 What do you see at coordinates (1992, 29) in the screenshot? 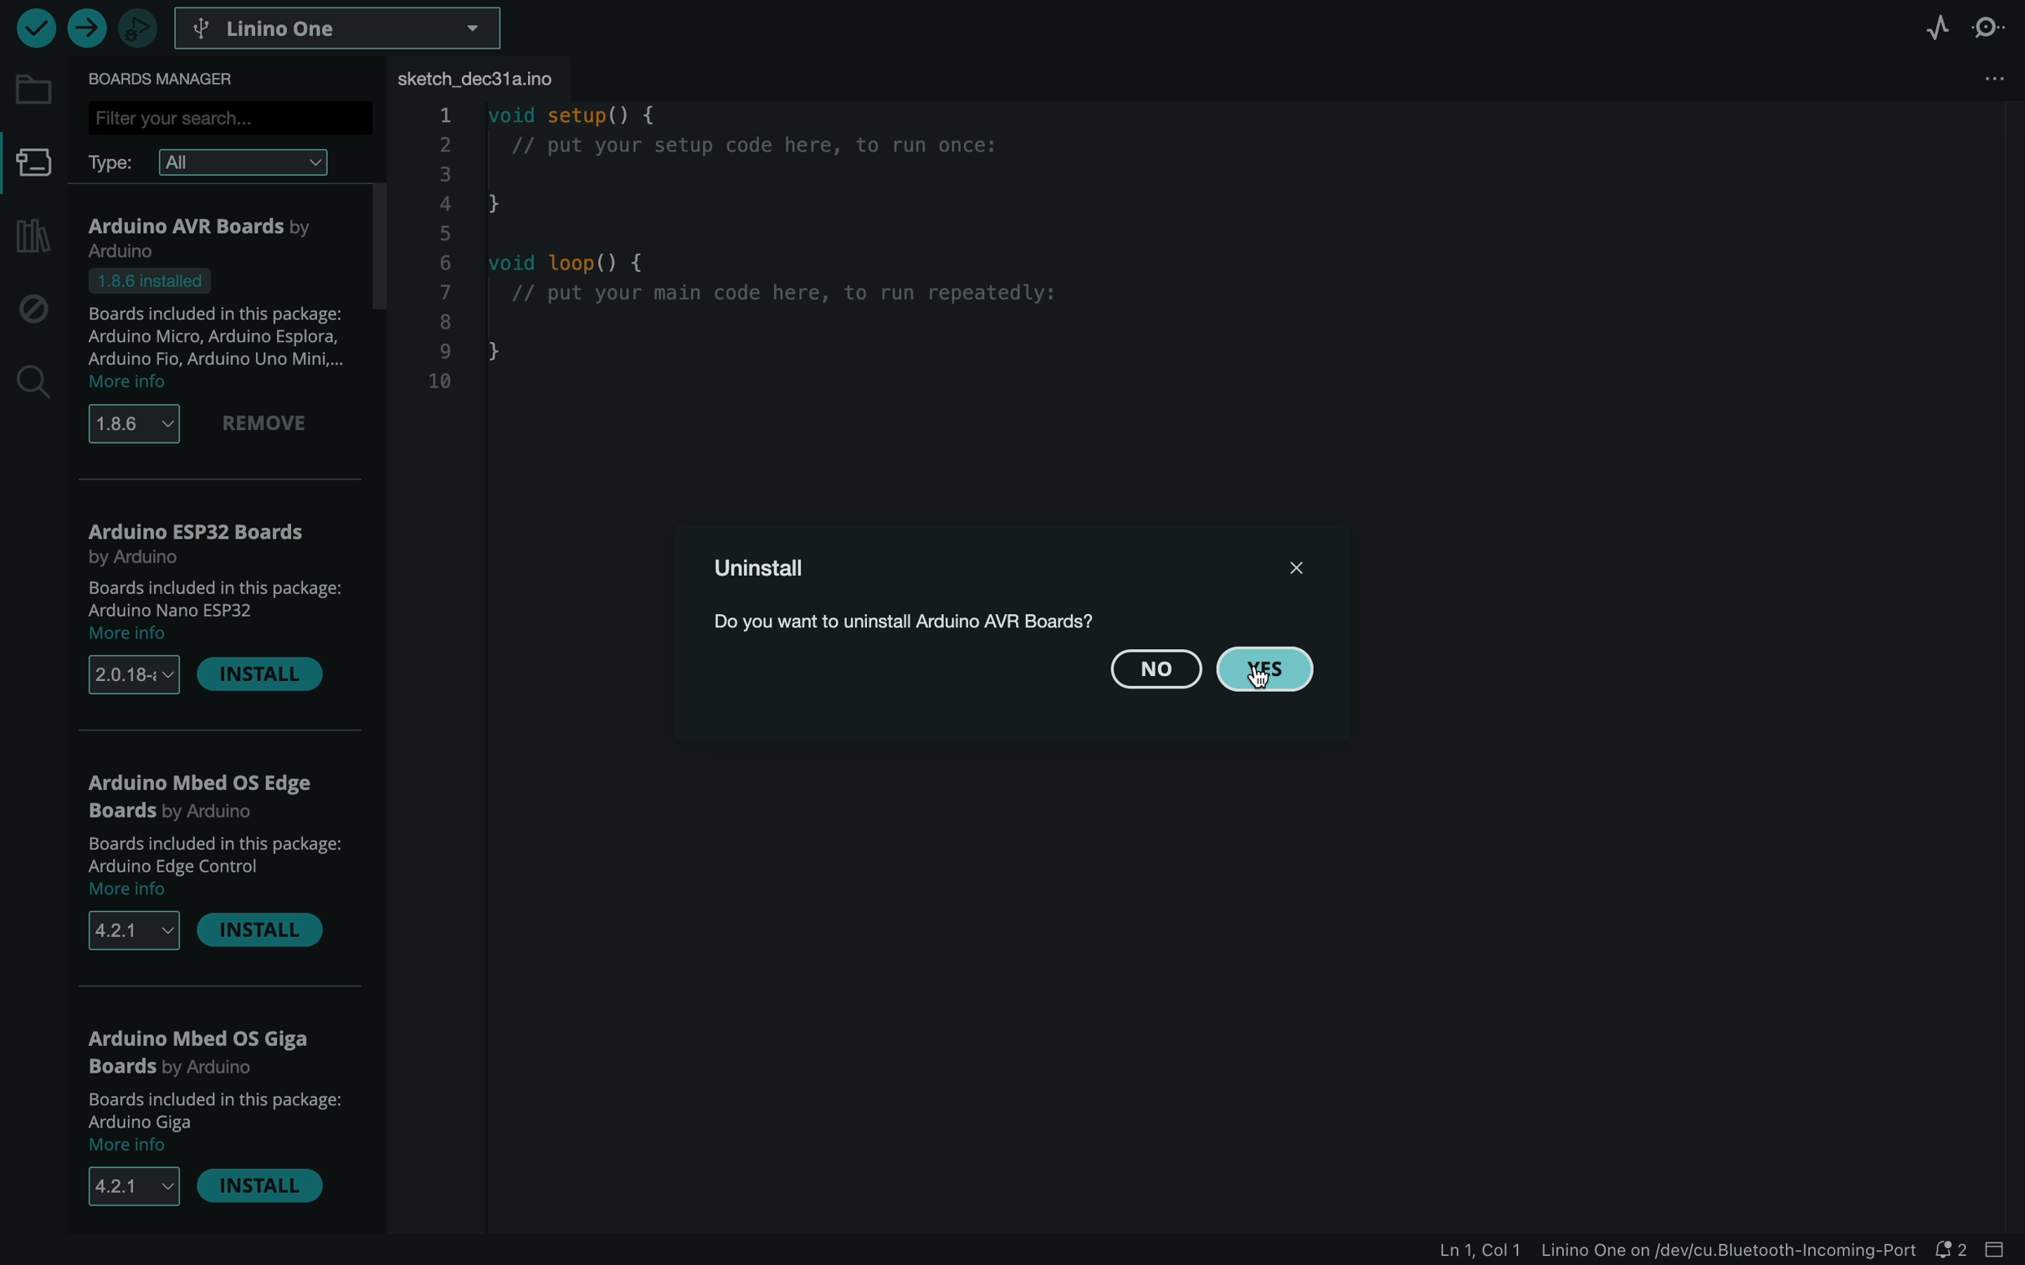
I see `serial monitor` at bounding box center [1992, 29].